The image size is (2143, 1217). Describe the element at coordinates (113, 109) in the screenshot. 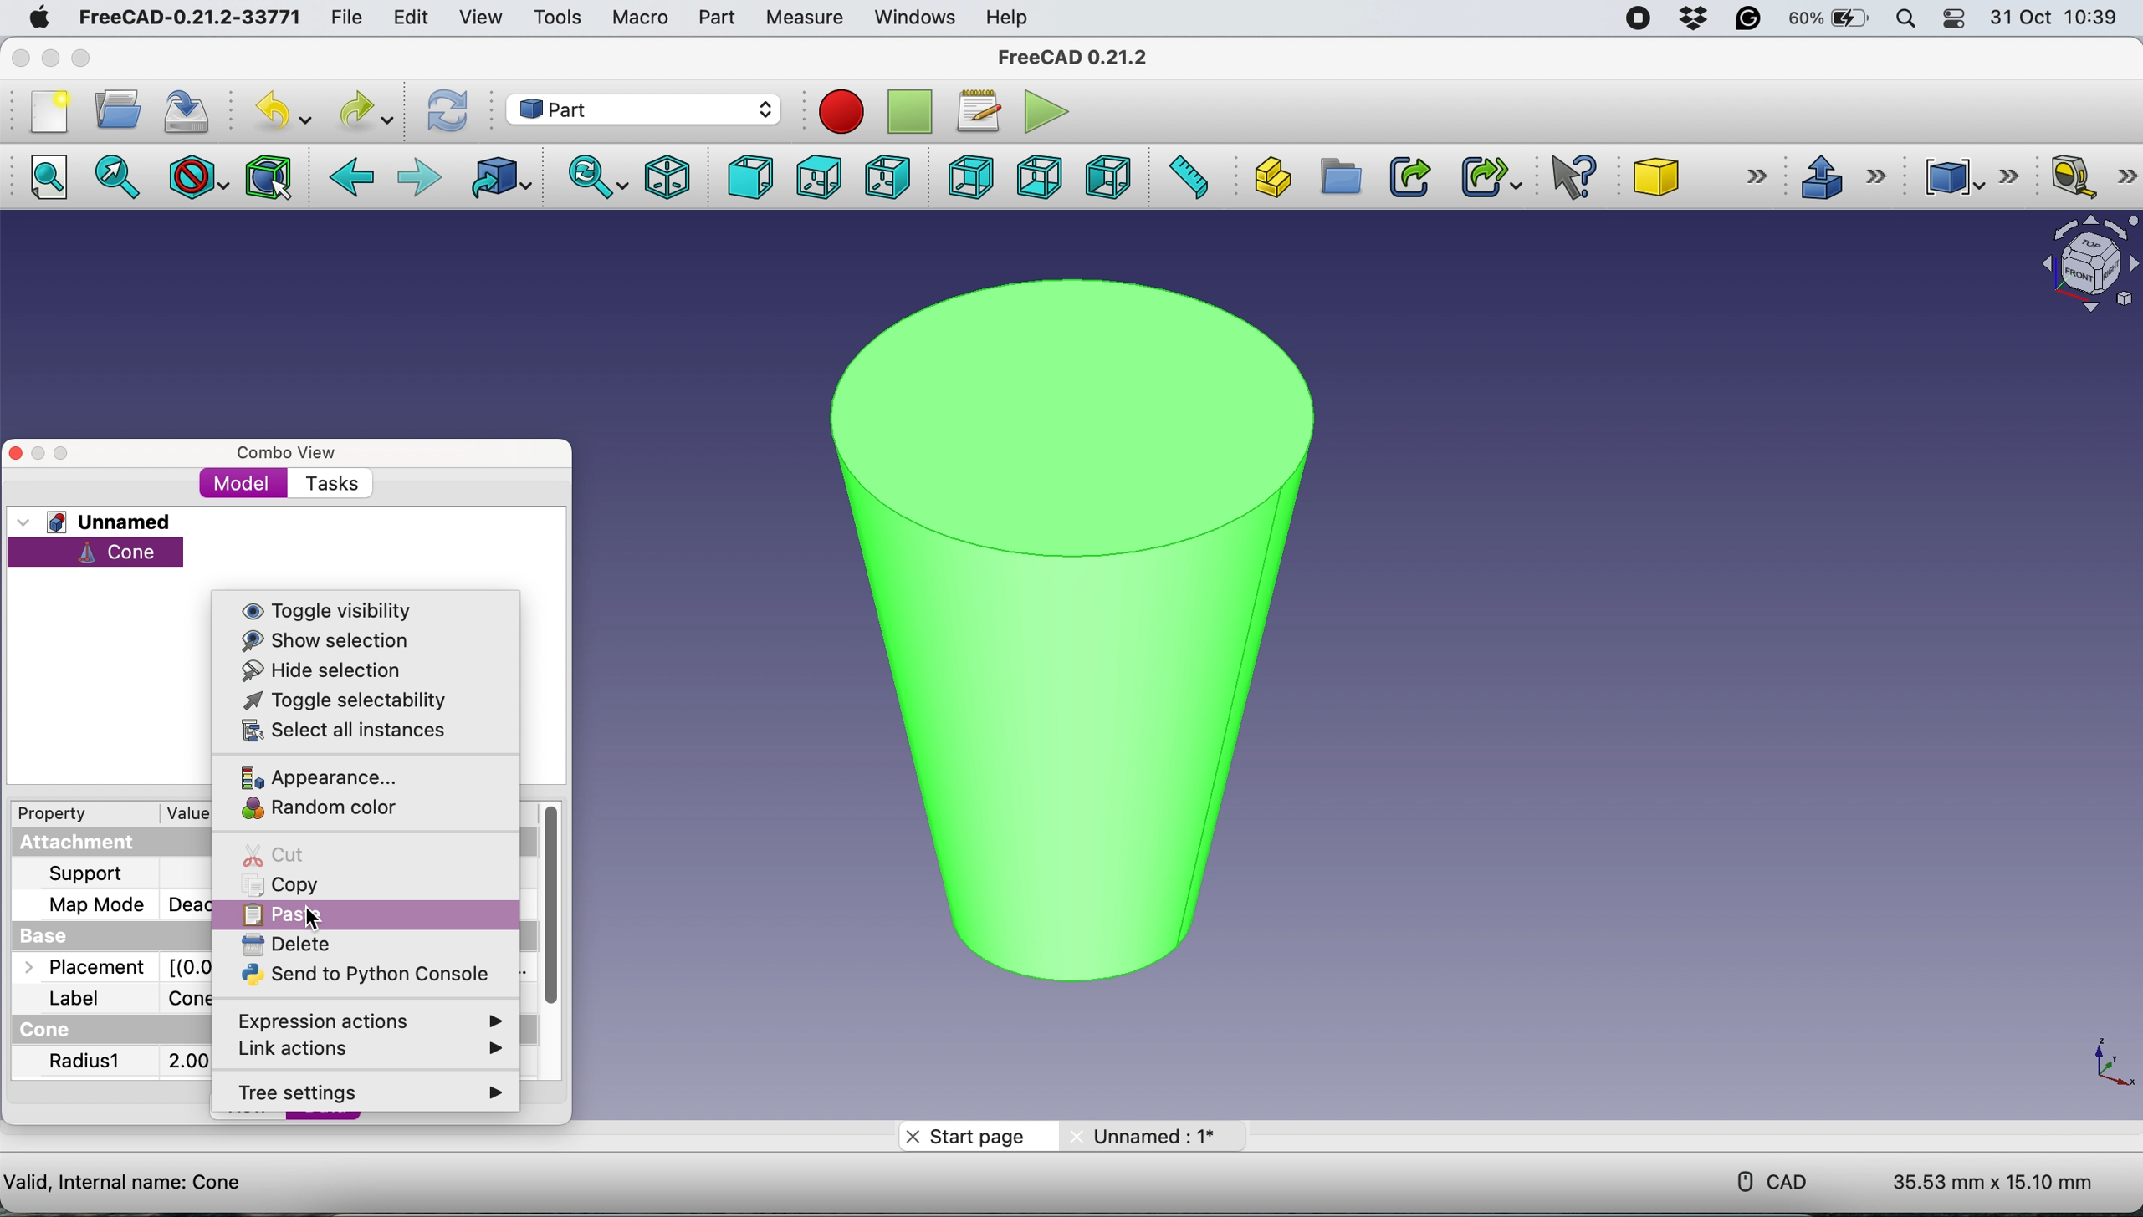

I see `open` at that location.